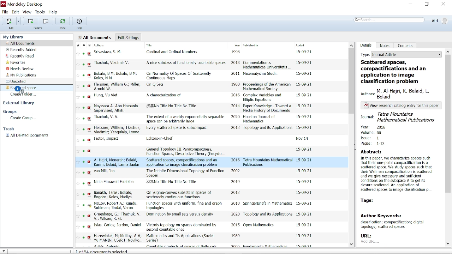 This screenshot has width=452, height=254. What do you see at coordinates (180, 215) in the screenshot?
I see `title` at bounding box center [180, 215].